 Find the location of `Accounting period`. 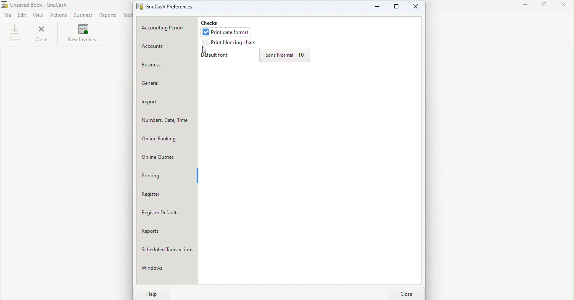

Accounting period is located at coordinates (166, 28).